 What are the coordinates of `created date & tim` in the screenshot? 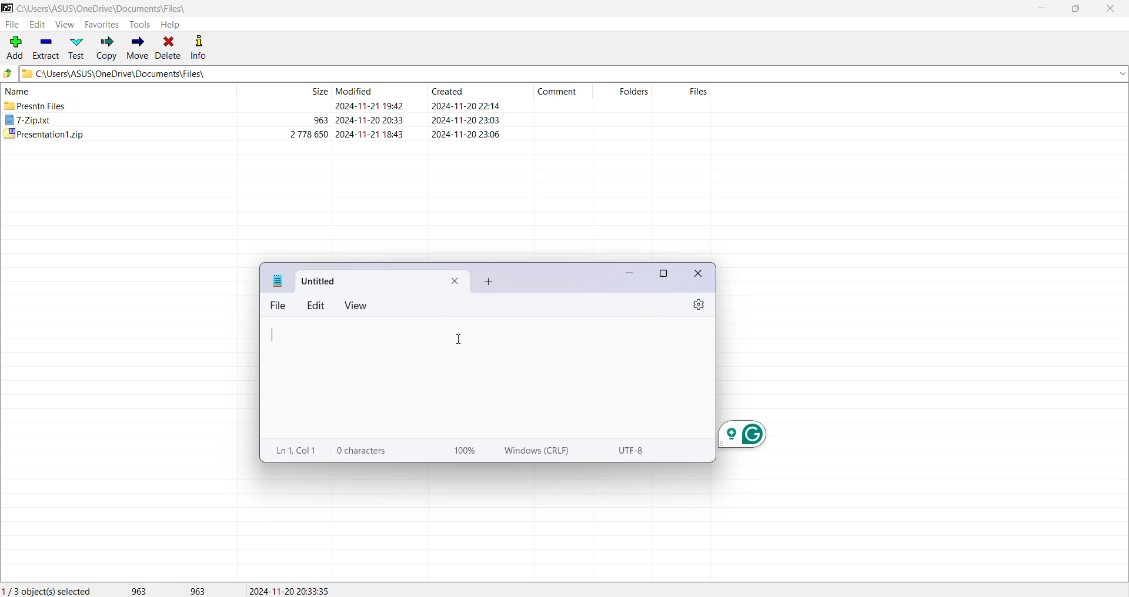 It's located at (467, 119).